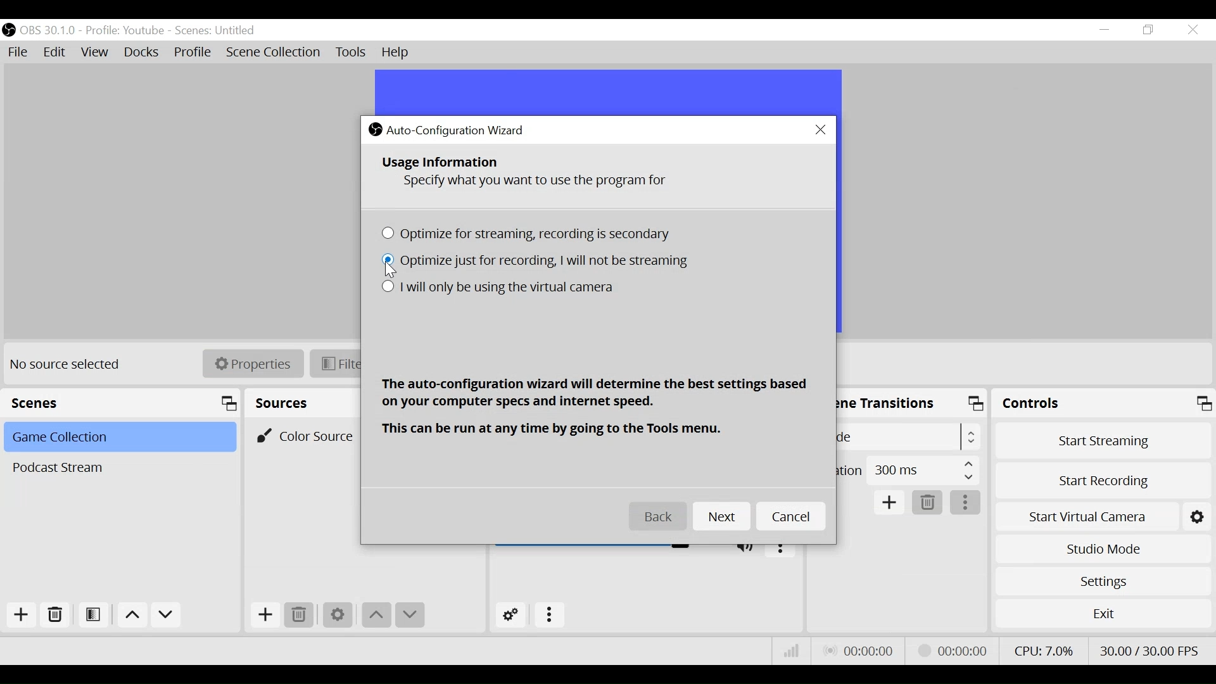 The image size is (1216, 684). I want to click on Remove, so click(54, 615).